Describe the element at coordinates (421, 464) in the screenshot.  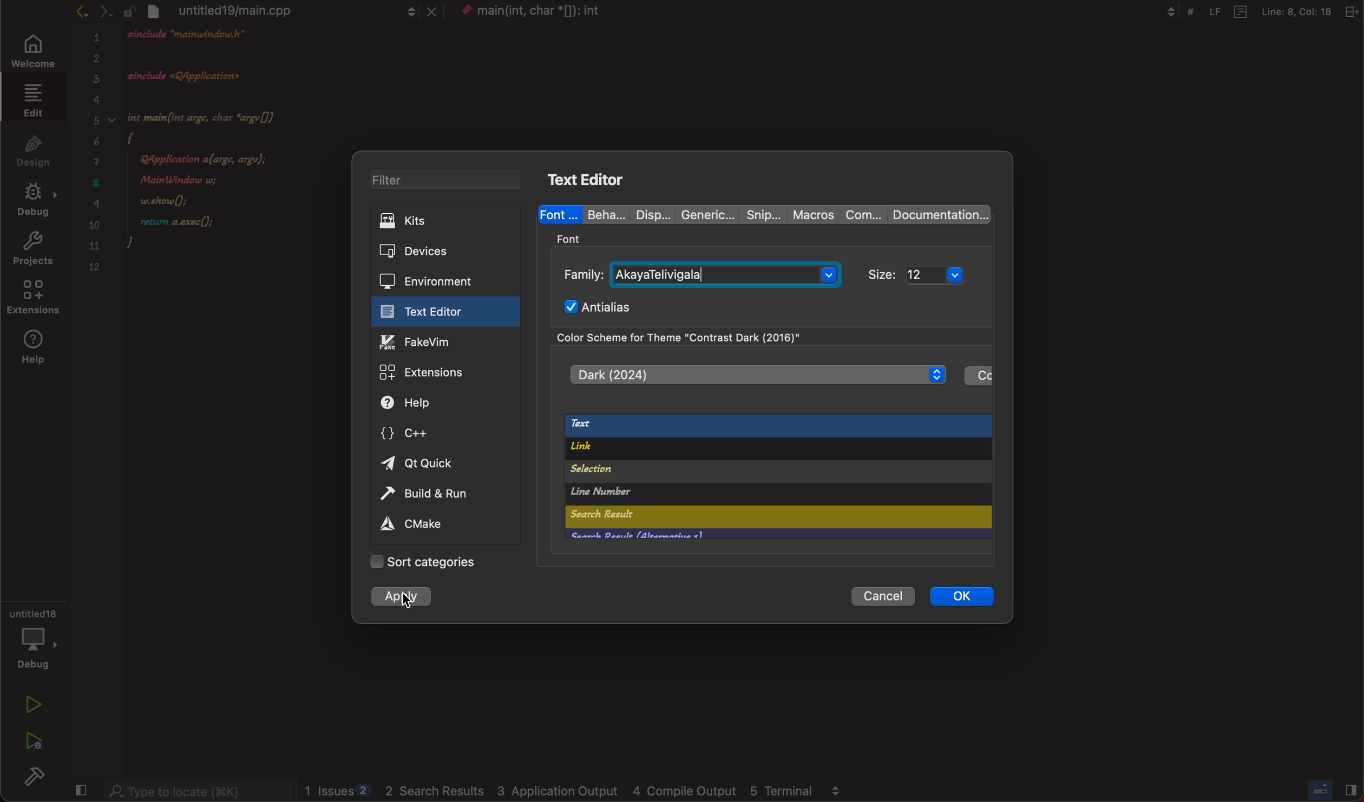
I see `quick` at that location.